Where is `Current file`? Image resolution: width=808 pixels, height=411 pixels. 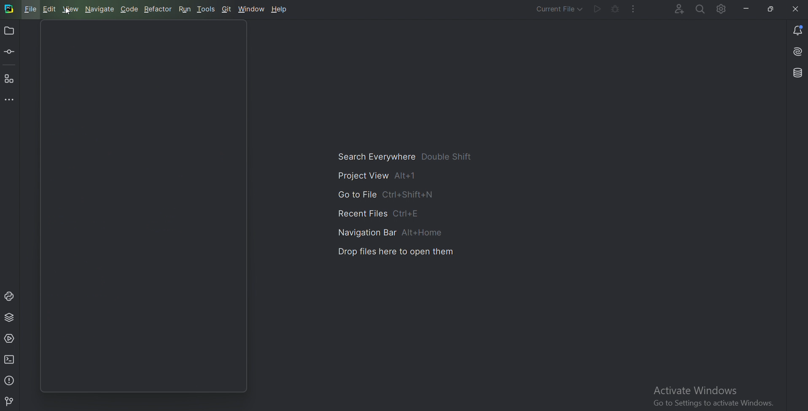 Current file is located at coordinates (553, 9).